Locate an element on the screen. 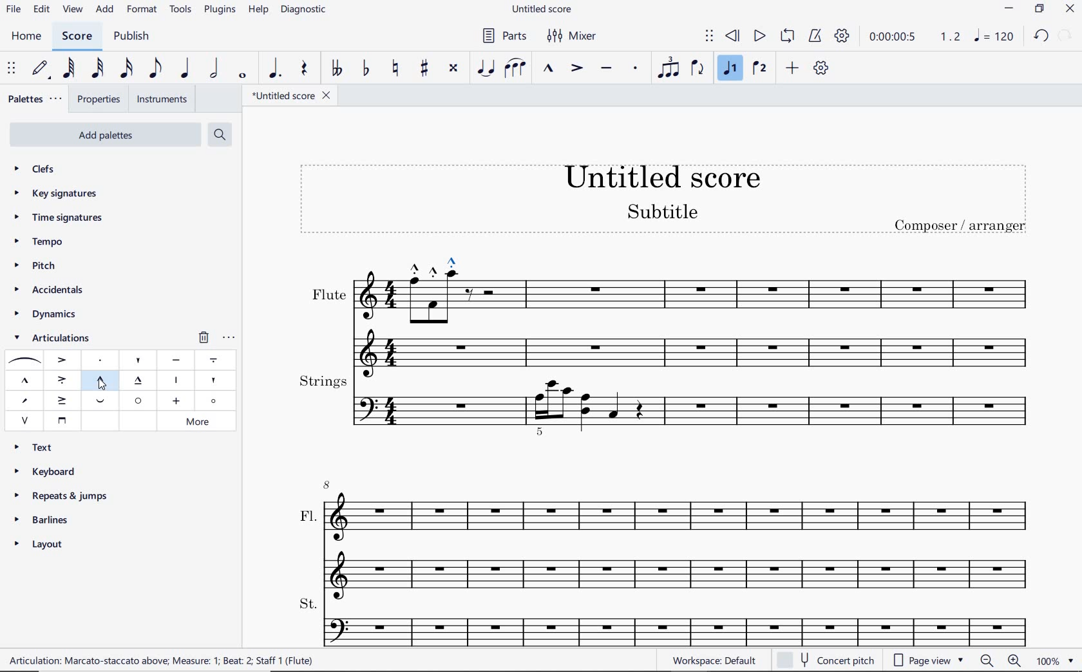 This screenshot has width=1082, height=672. SELECT TO MOVE is located at coordinates (12, 69).